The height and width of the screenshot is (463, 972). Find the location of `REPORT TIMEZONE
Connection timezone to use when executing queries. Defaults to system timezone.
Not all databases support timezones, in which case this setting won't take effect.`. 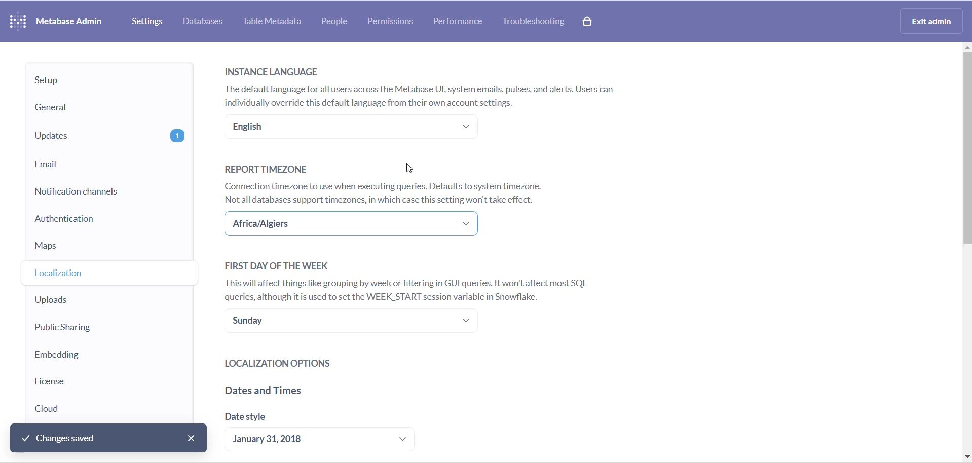

REPORT TIMEZONE
Connection timezone to use when executing queries. Defaults to system timezone.
Not all databases support timezones, in which case this setting won't take effect. is located at coordinates (390, 183).